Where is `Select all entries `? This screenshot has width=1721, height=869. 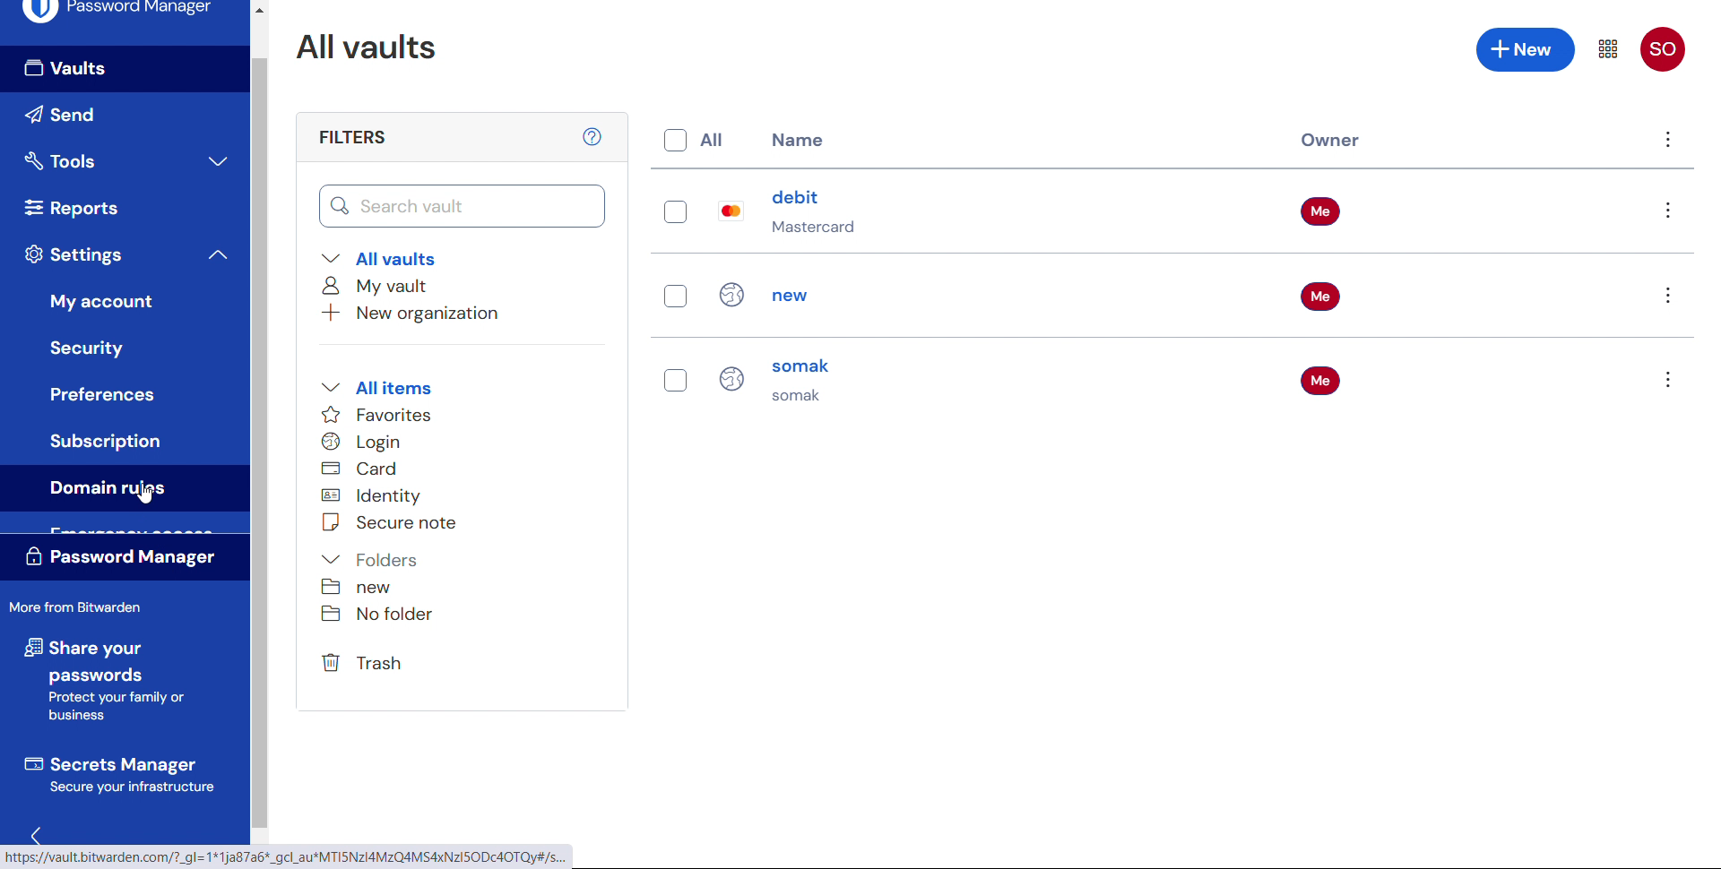 Select all entries  is located at coordinates (692, 140).